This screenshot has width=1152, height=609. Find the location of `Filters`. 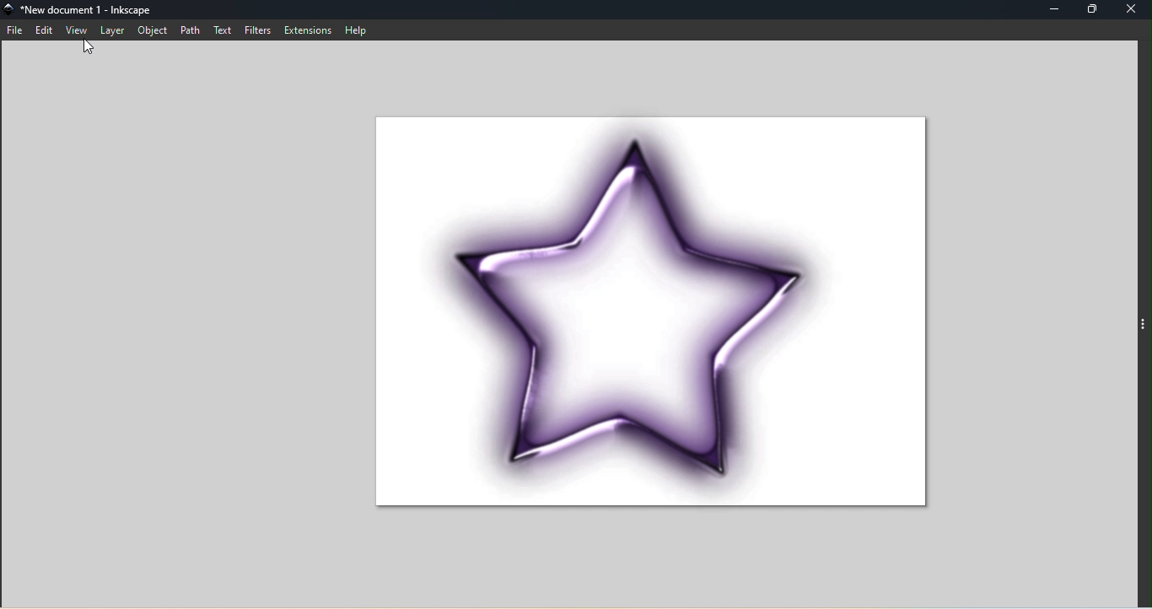

Filters is located at coordinates (257, 29).